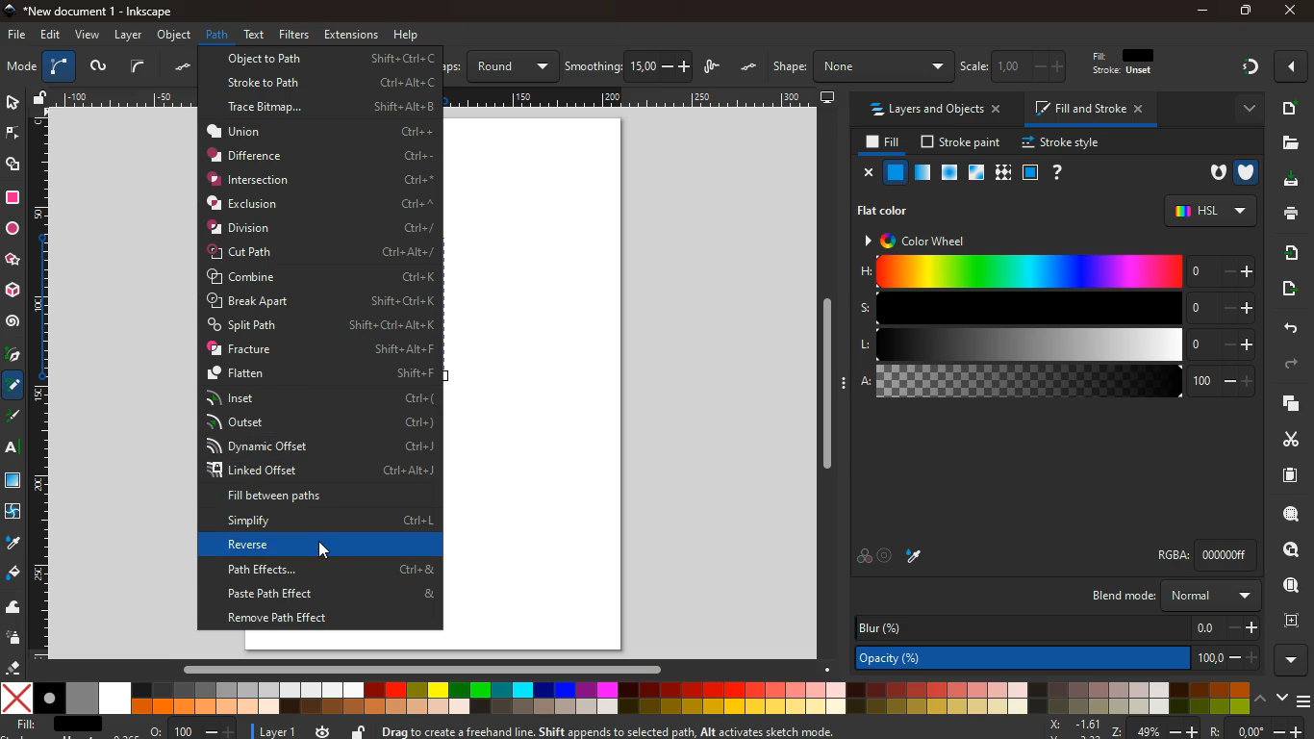 The width and height of the screenshot is (1314, 739). I want to click on color, so click(626, 700).